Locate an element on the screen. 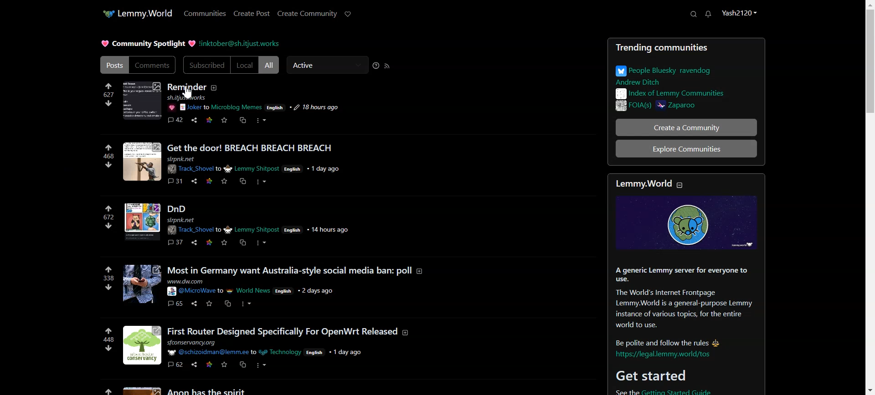 The image size is (875, 395).  is located at coordinates (171, 107).